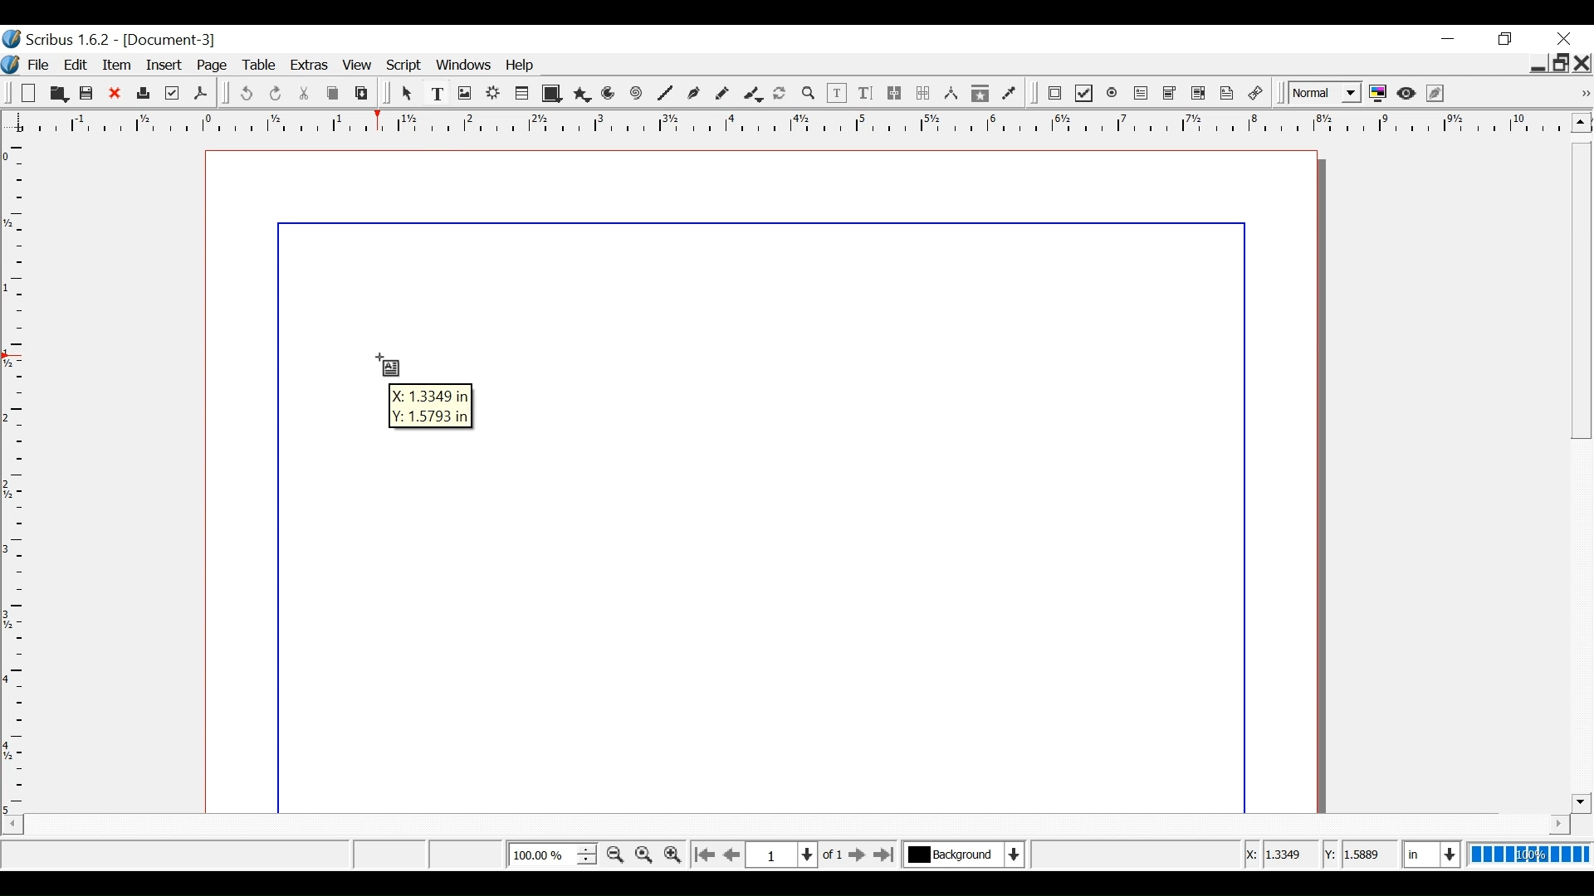 The height and width of the screenshot is (896, 1594). Describe the element at coordinates (1437, 93) in the screenshot. I see `Edit in Preview mode` at that location.